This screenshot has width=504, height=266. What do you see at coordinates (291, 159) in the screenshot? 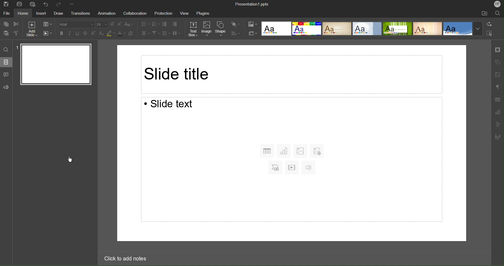
I see `slide text` at bounding box center [291, 159].